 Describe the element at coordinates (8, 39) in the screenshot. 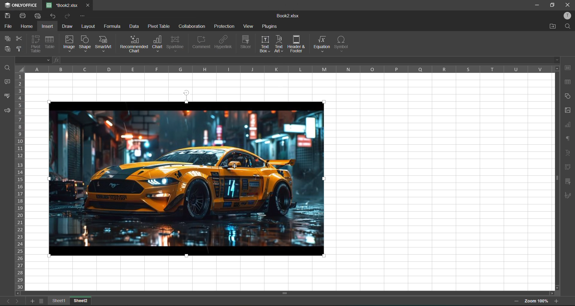

I see `copy` at that location.